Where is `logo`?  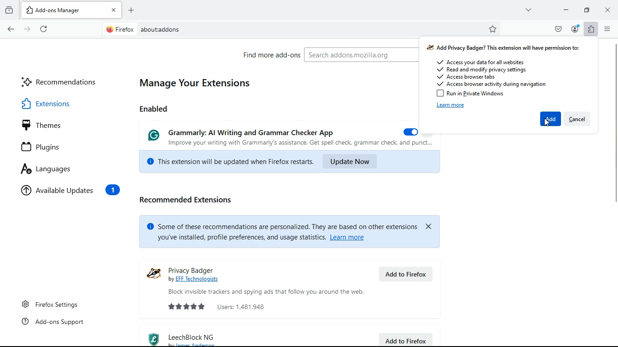 logo is located at coordinates (155, 338).